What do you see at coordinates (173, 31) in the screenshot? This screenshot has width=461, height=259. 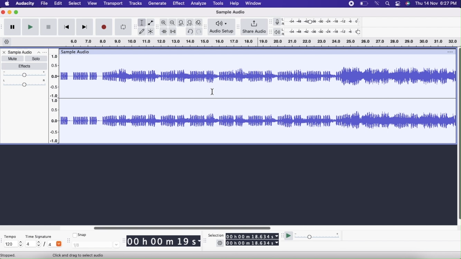 I see `Silence audio selection` at bounding box center [173, 31].